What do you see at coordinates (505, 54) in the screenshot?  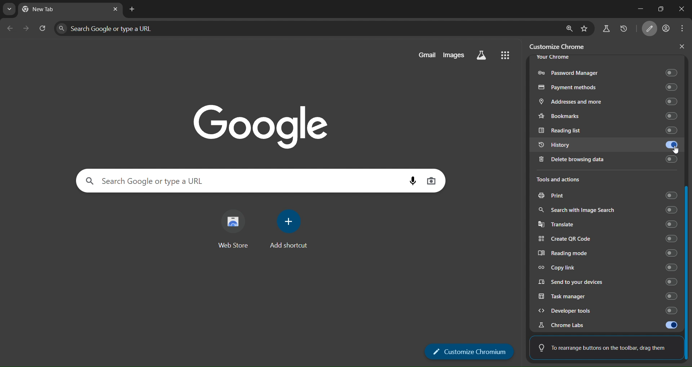 I see `google apps` at bounding box center [505, 54].